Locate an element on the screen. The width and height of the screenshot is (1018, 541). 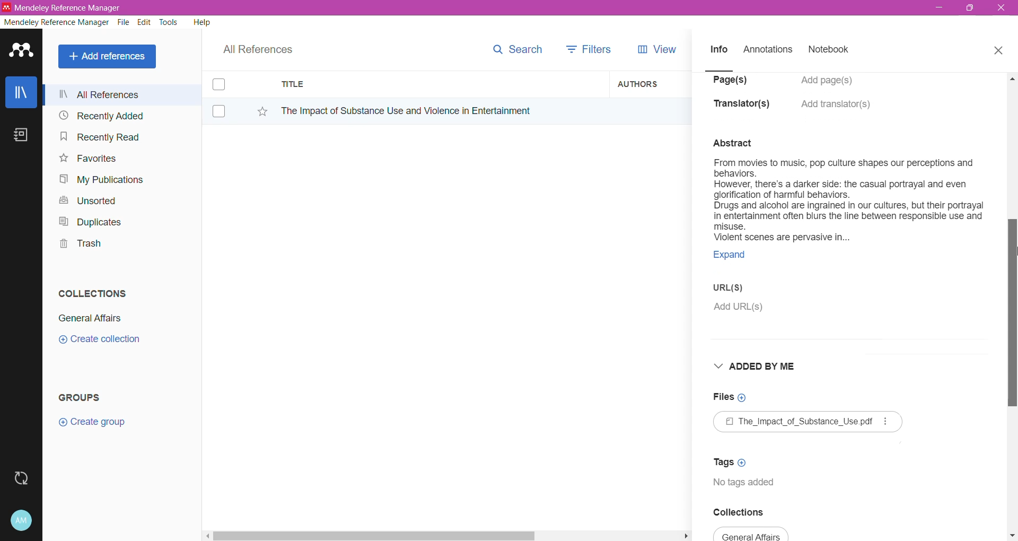
Collection Name is located at coordinates (88, 318).